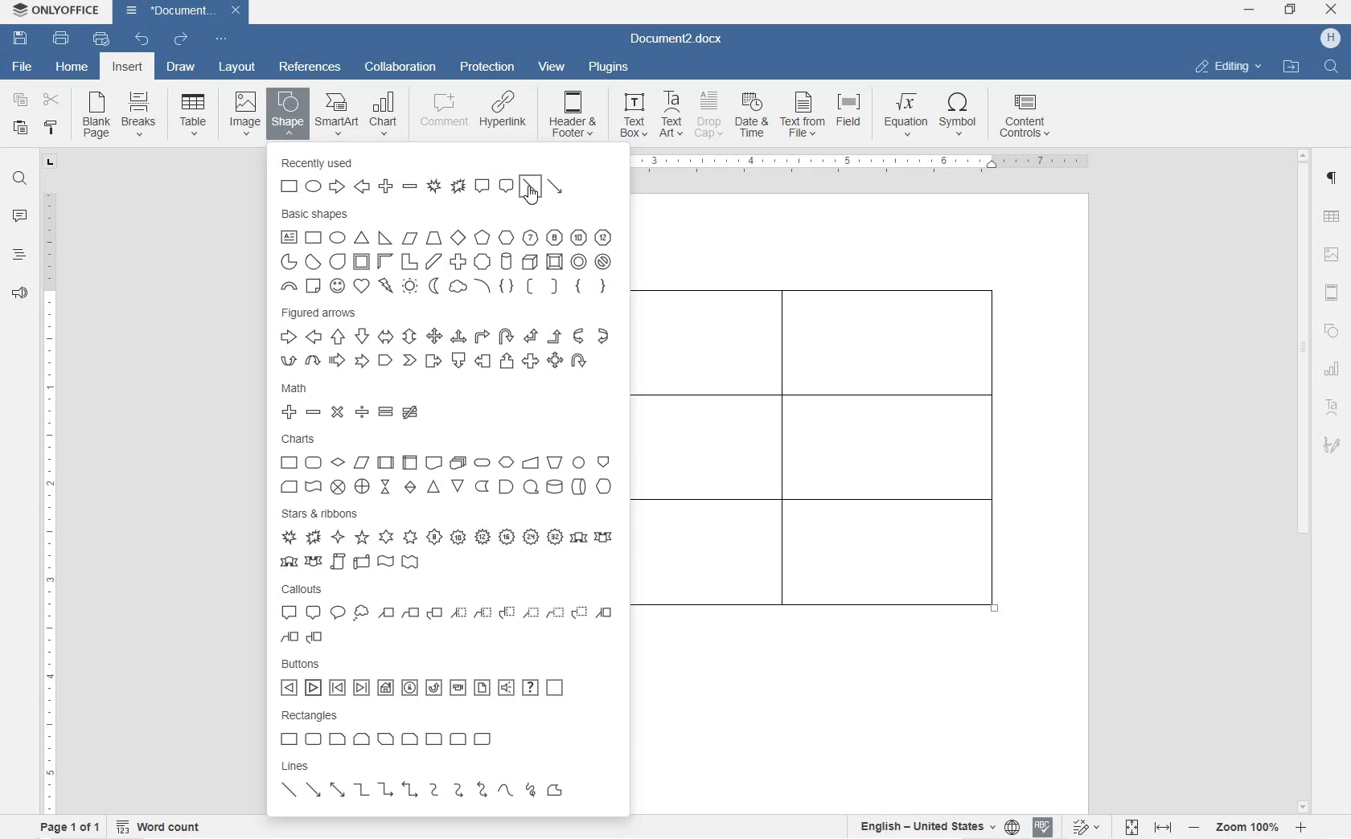  What do you see at coordinates (610, 69) in the screenshot?
I see `plugins` at bounding box center [610, 69].